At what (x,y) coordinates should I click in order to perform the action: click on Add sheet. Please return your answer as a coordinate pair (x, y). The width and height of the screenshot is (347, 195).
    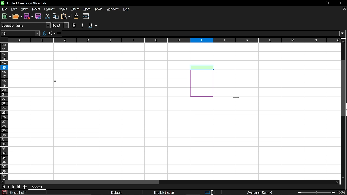
    Looking at the image, I should click on (25, 187).